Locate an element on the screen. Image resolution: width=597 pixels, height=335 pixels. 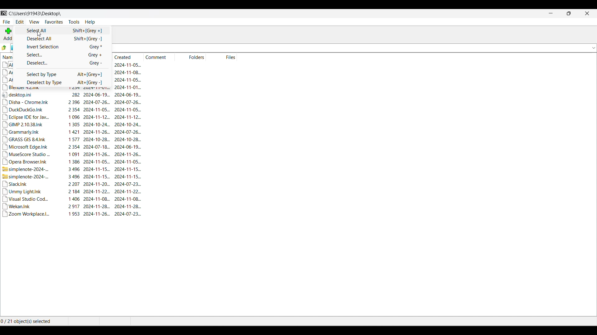
Details of each file in current folder with respect to the column under each is located at coordinates (77, 154).